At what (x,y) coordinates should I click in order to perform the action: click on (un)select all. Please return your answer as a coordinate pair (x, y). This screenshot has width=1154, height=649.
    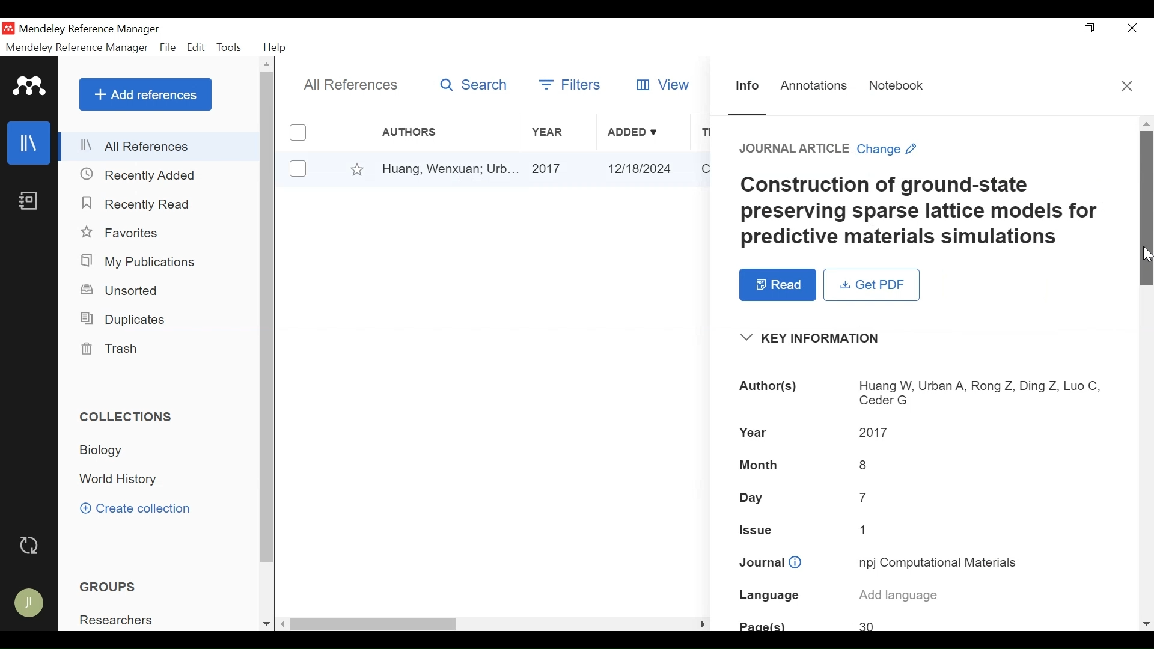
    Looking at the image, I should click on (297, 132).